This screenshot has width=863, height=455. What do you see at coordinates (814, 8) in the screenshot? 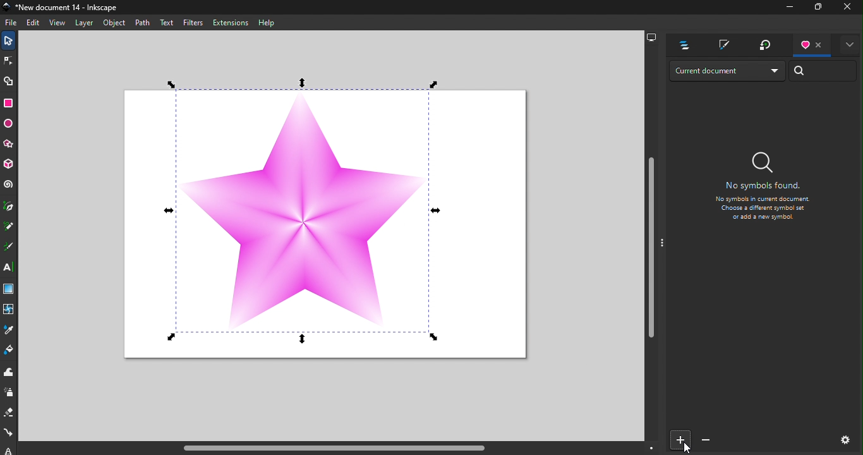
I see `Maximize` at bounding box center [814, 8].